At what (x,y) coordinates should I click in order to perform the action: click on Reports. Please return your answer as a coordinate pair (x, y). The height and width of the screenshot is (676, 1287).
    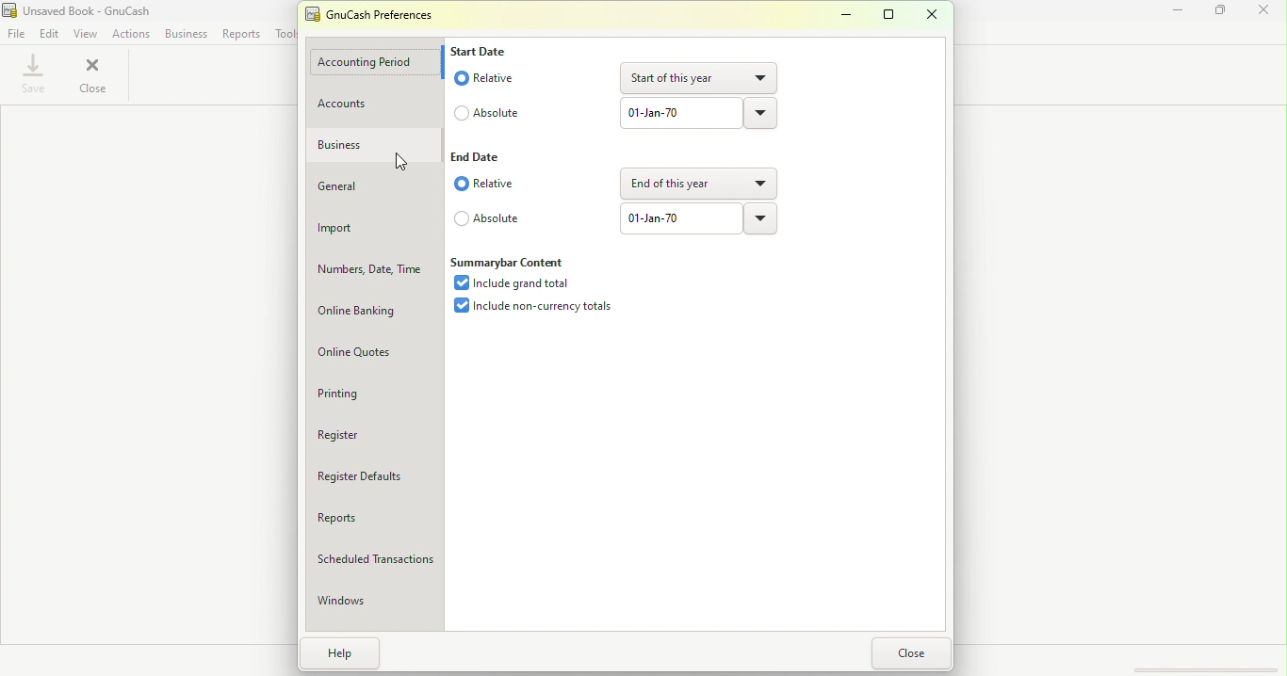
    Looking at the image, I should click on (241, 33).